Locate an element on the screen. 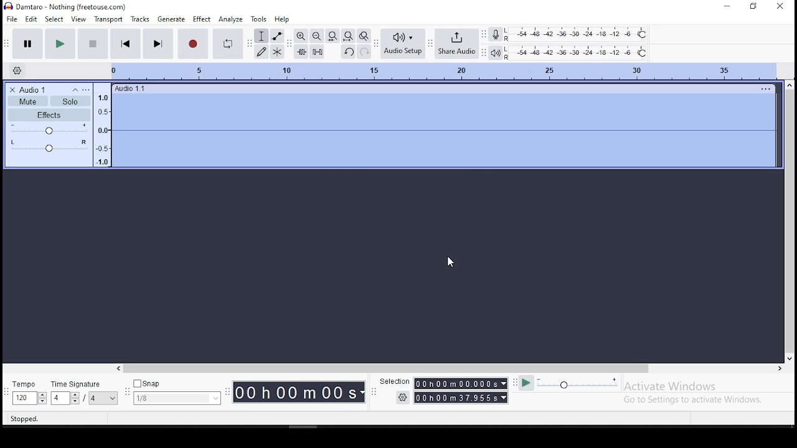 The width and height of the screenshot is (797, 448). minimize is located at coordinates (727, 7).